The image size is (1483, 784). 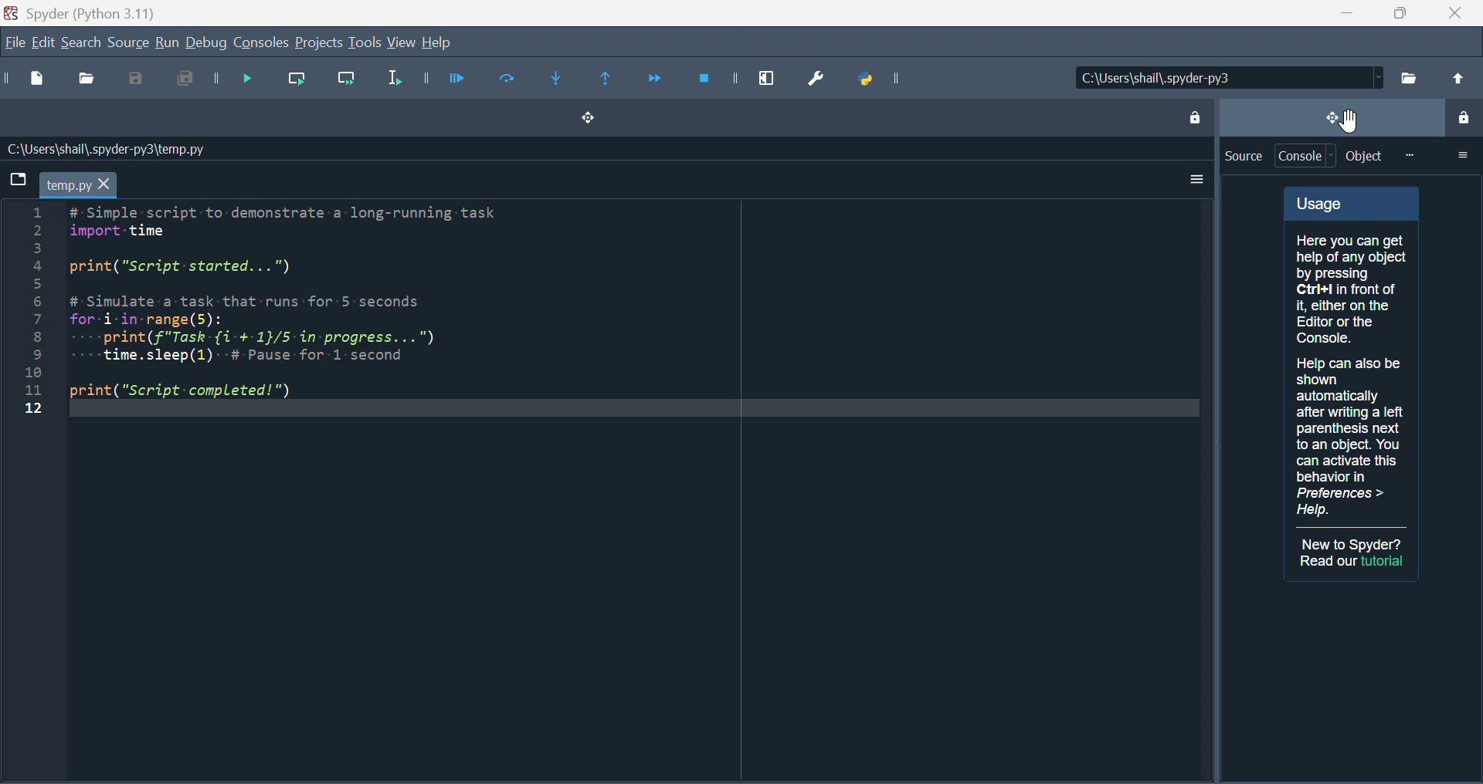 What do you see at coordinates (1243, 156) in the screenshot?
I see `Source` at bounding box center [1243, 156].